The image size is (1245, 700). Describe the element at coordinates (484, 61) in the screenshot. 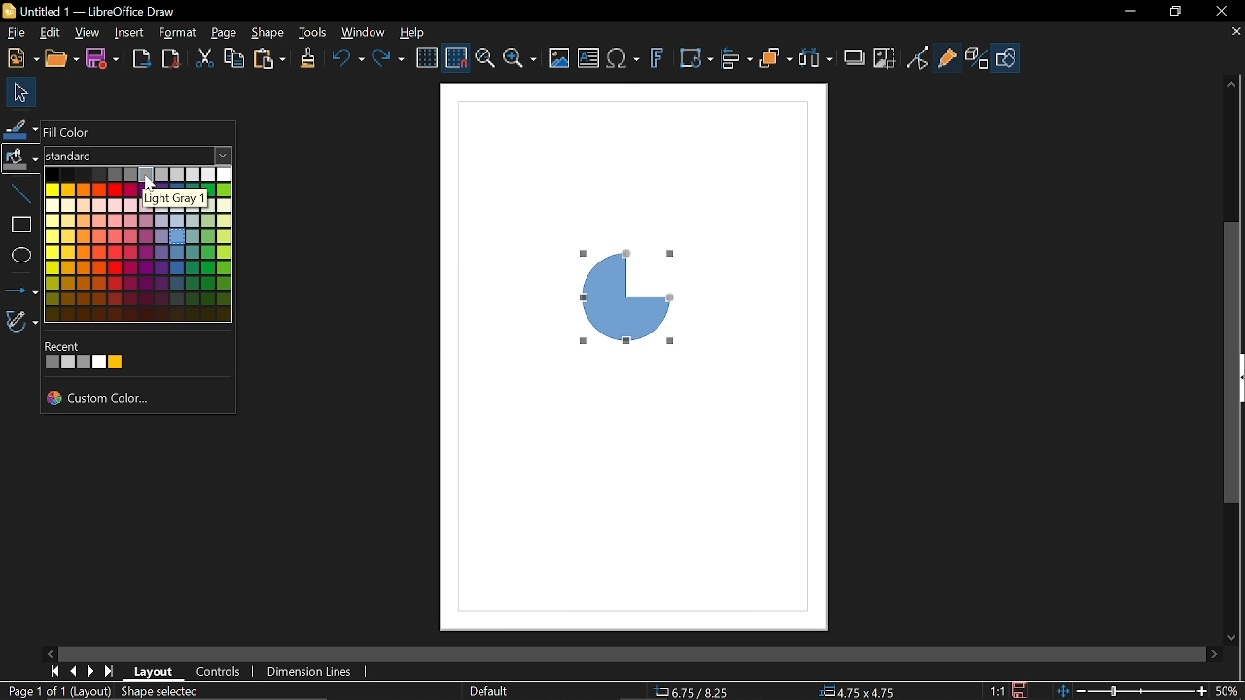

I see `Zoom and pan` at that location.